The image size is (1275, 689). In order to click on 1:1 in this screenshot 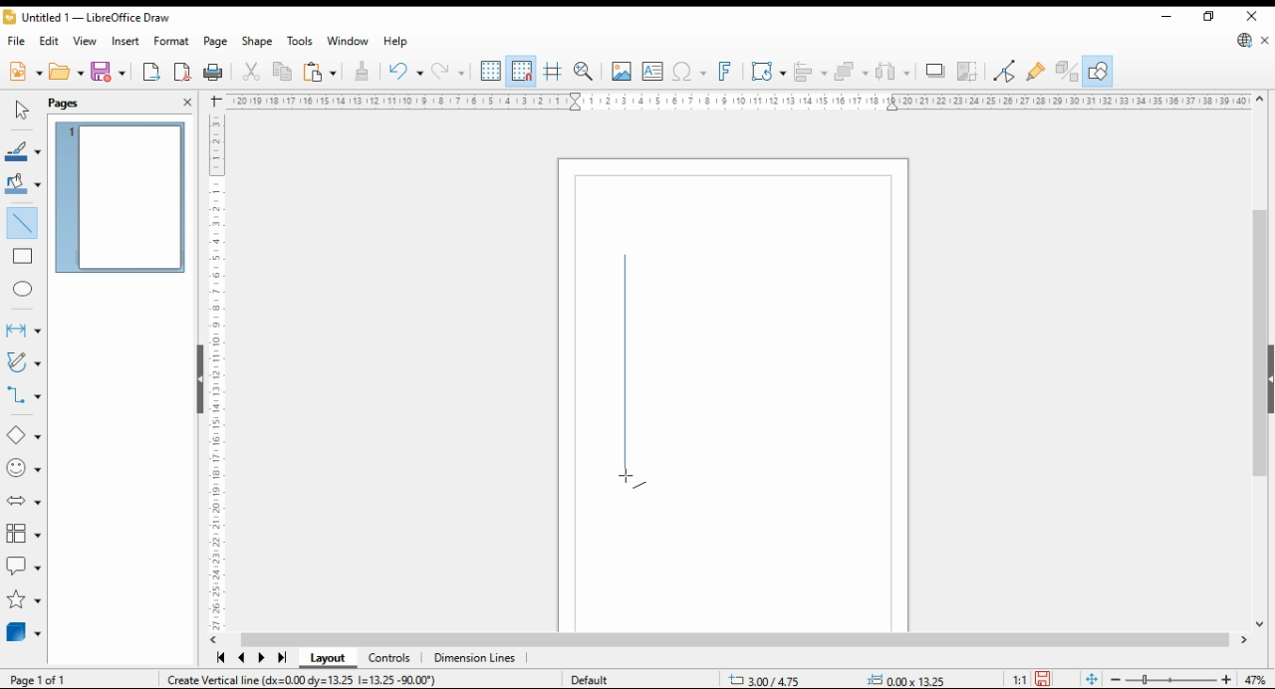, I will do `click(1020, 679)`.